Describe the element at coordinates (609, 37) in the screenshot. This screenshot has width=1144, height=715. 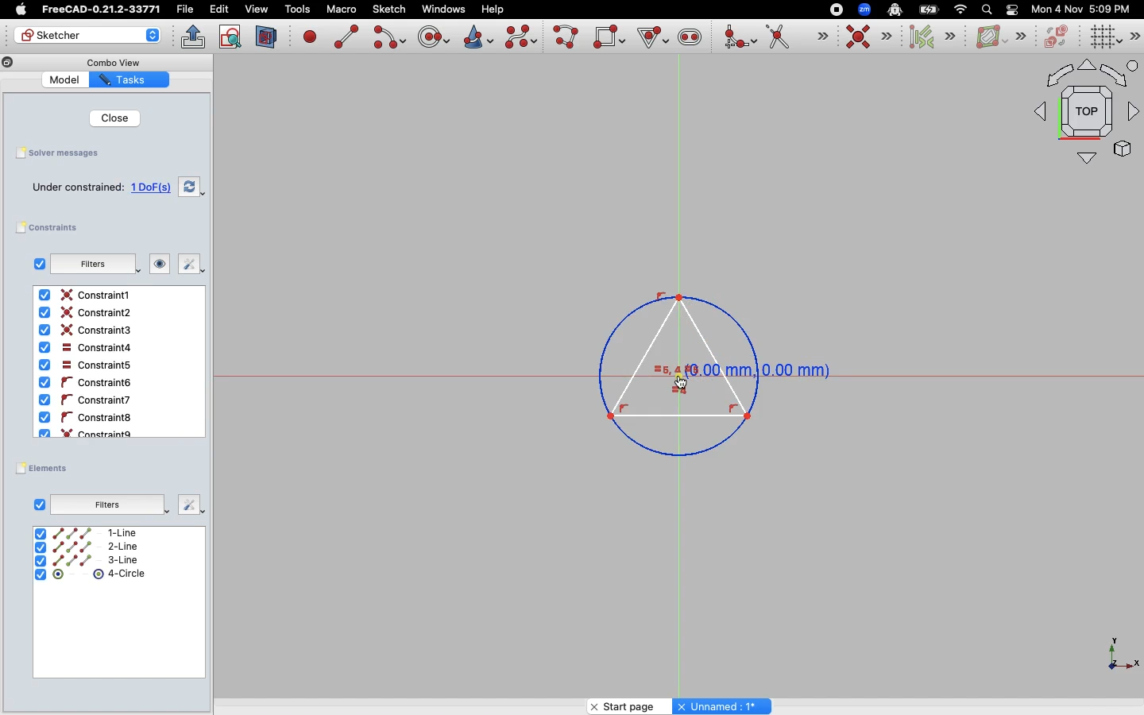
I see `Create rectangle` at that location.